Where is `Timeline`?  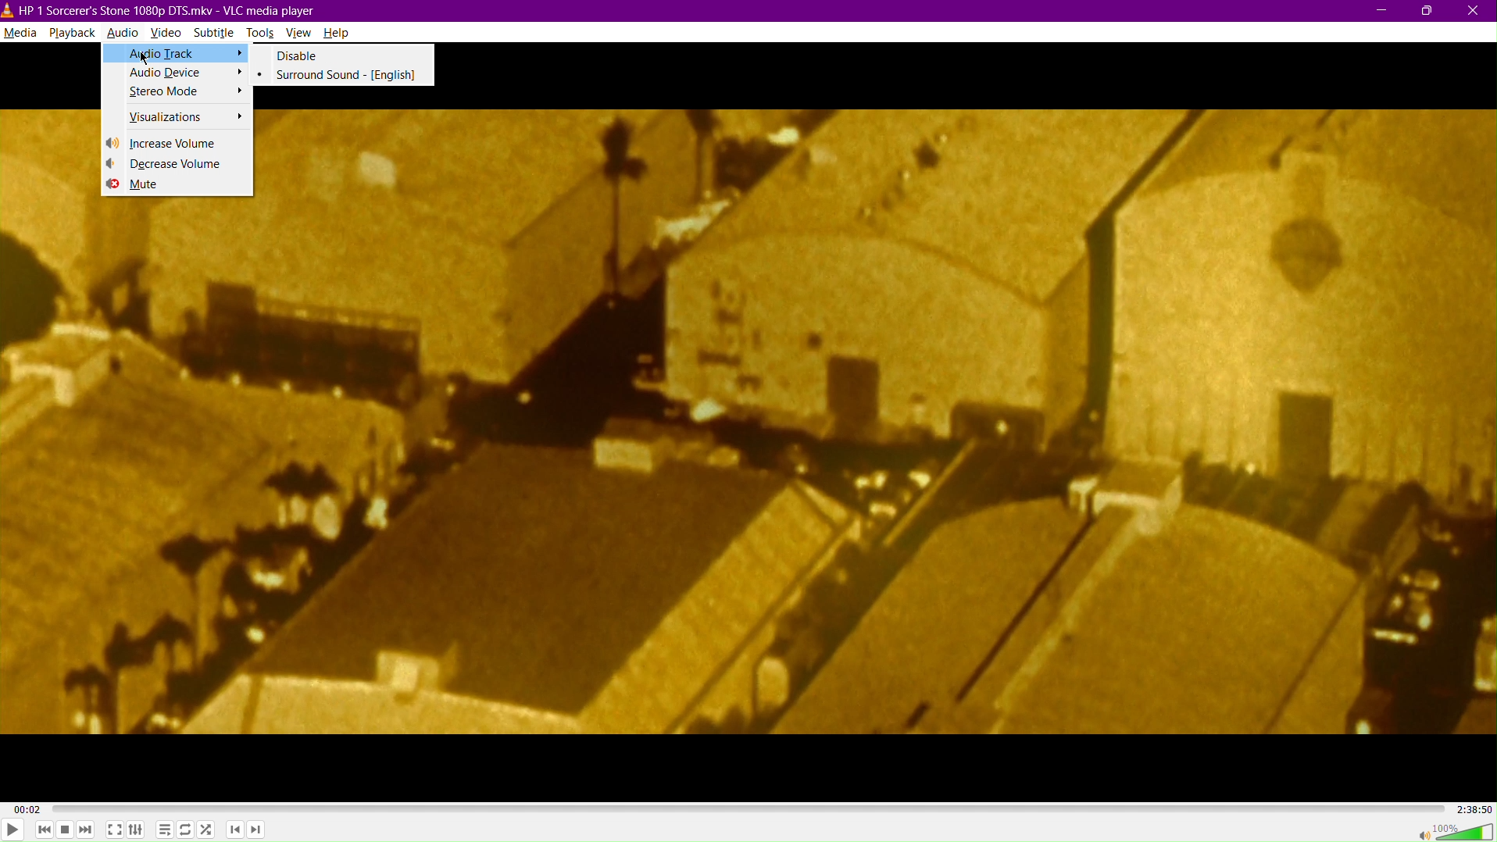
Timeline is located at coordinates (746, 808).